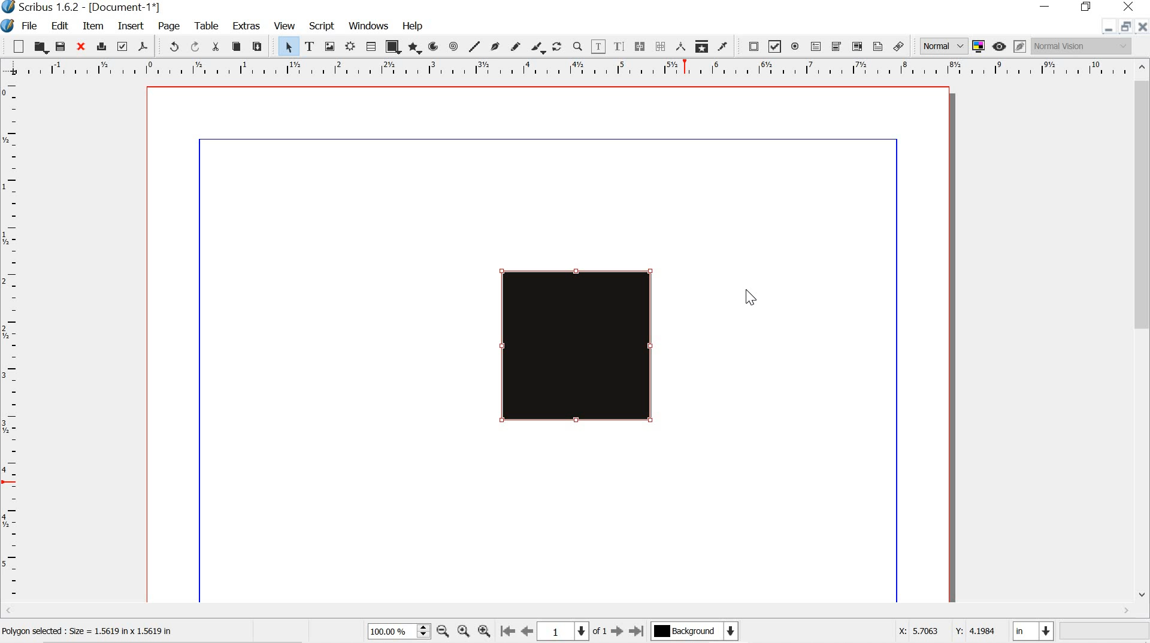 The height and width of the screenshot is (643, 1150). What do you see at coordinates (246, 26) in the screenshot?
I see `extras` at bounding box center [246, 26].